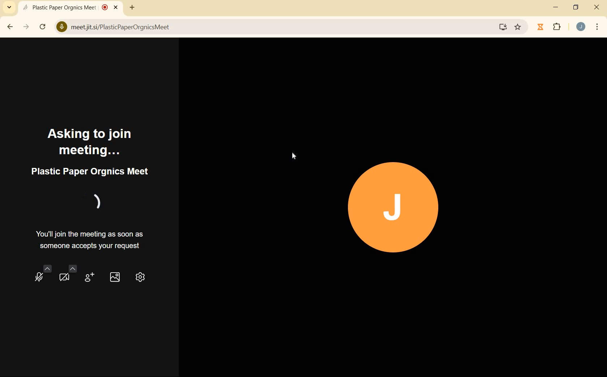 This screenshot has width=607, height=377. What do you see at coordinates (27, 27) in the screenshot?
I see `forward` at bounding box center [27, 27].